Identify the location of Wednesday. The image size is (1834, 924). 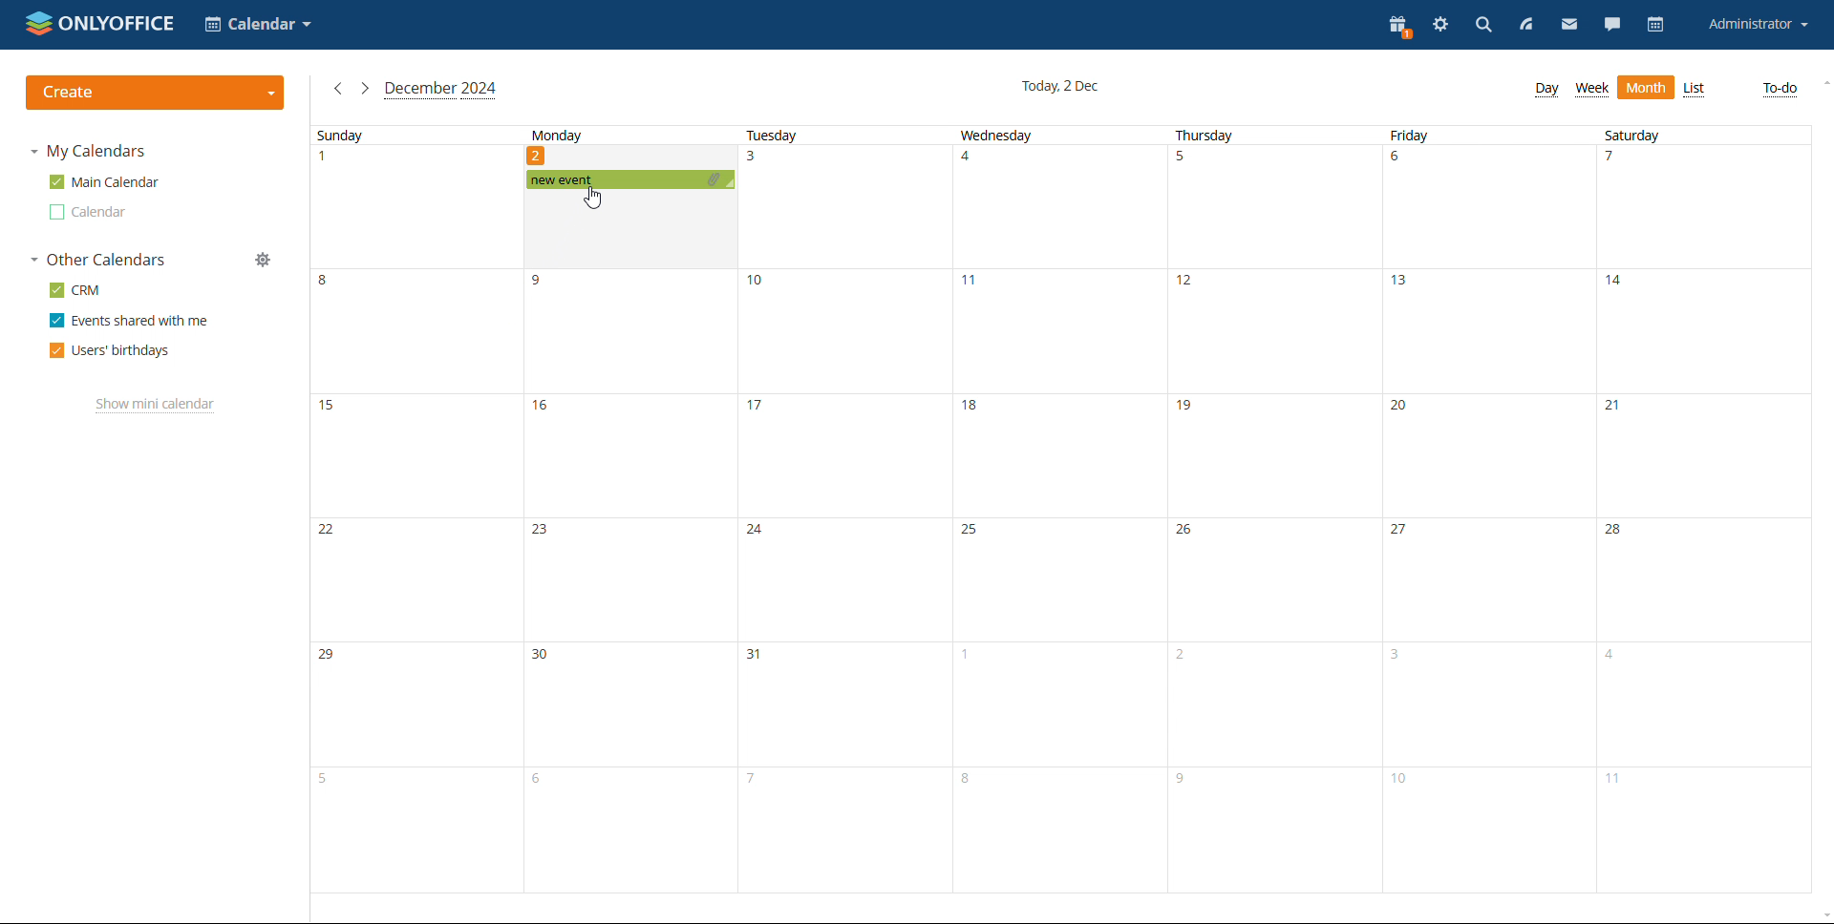
(995, 136).